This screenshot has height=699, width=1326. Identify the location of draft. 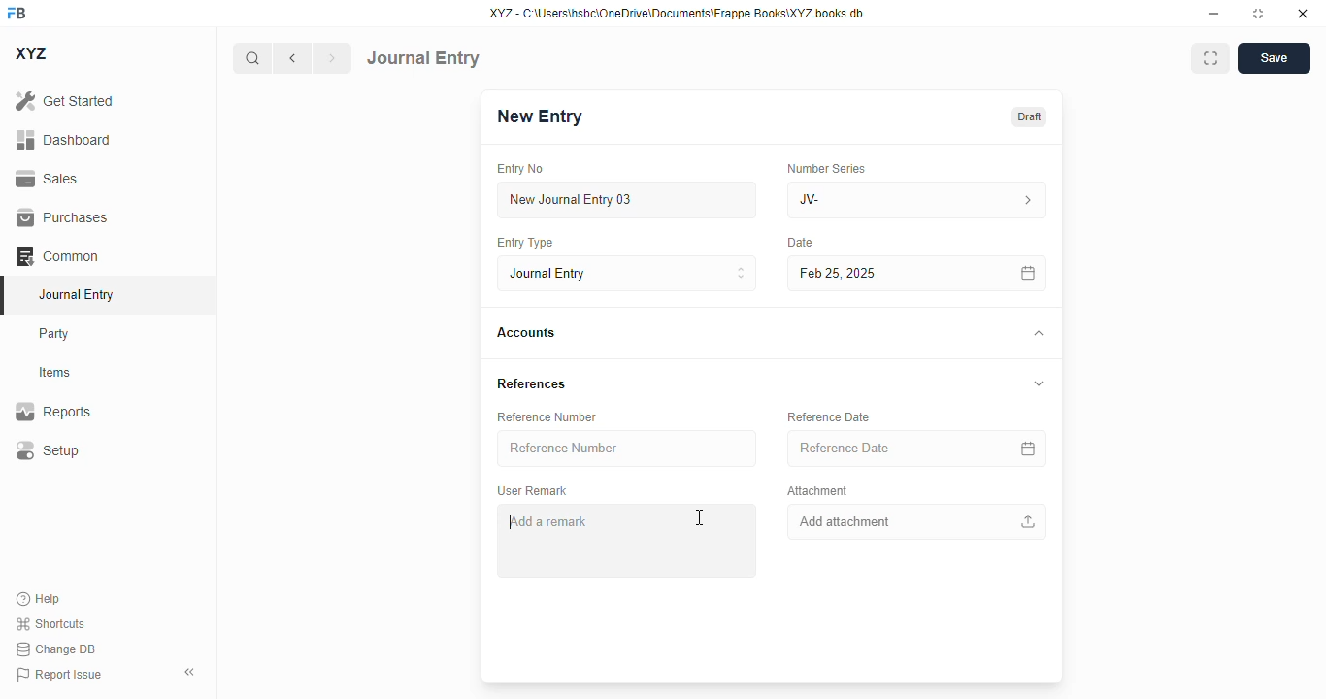
(1030, 117).